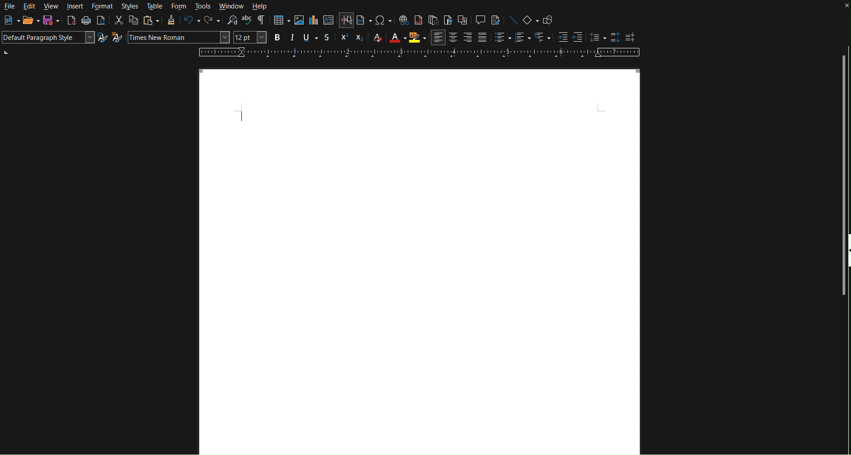 This screenshot has width=851, height=455. I want to click on Paste, so click(150, 21).